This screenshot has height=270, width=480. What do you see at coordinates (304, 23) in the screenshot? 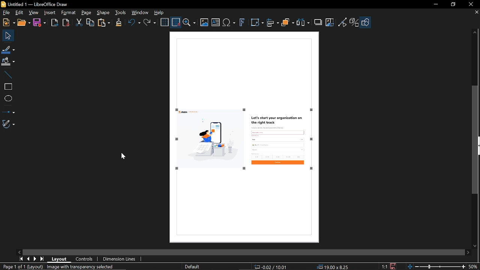
I see `Select at least three objects to distribute` at bounding box center [304, 23].